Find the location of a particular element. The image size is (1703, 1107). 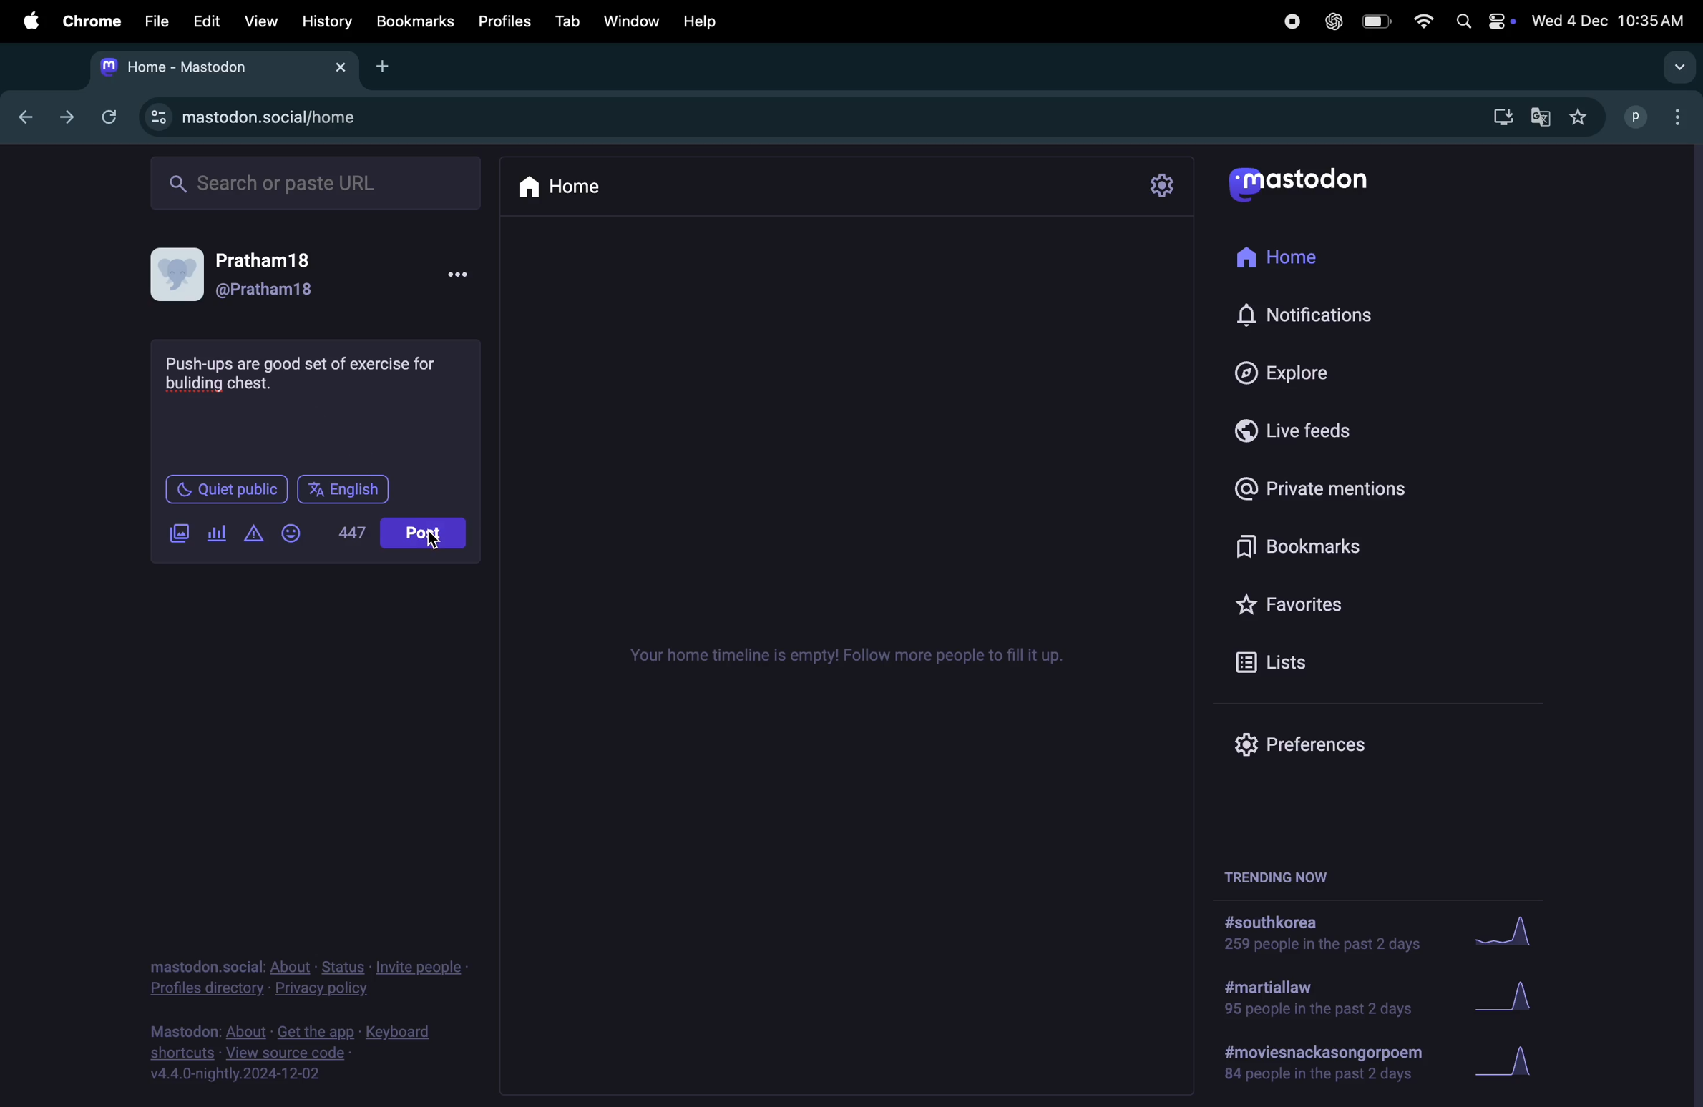

#movieandpoem is located at coordinates (1316, 1063).